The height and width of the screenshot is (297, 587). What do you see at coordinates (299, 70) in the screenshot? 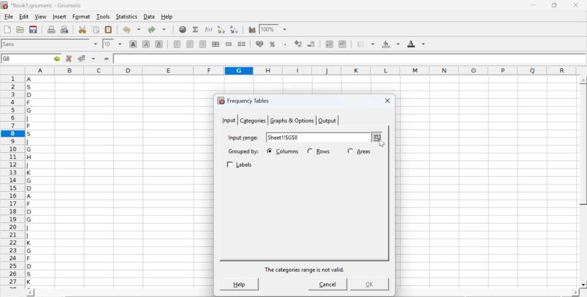
I see `column names` at bounding box center [299, 70].